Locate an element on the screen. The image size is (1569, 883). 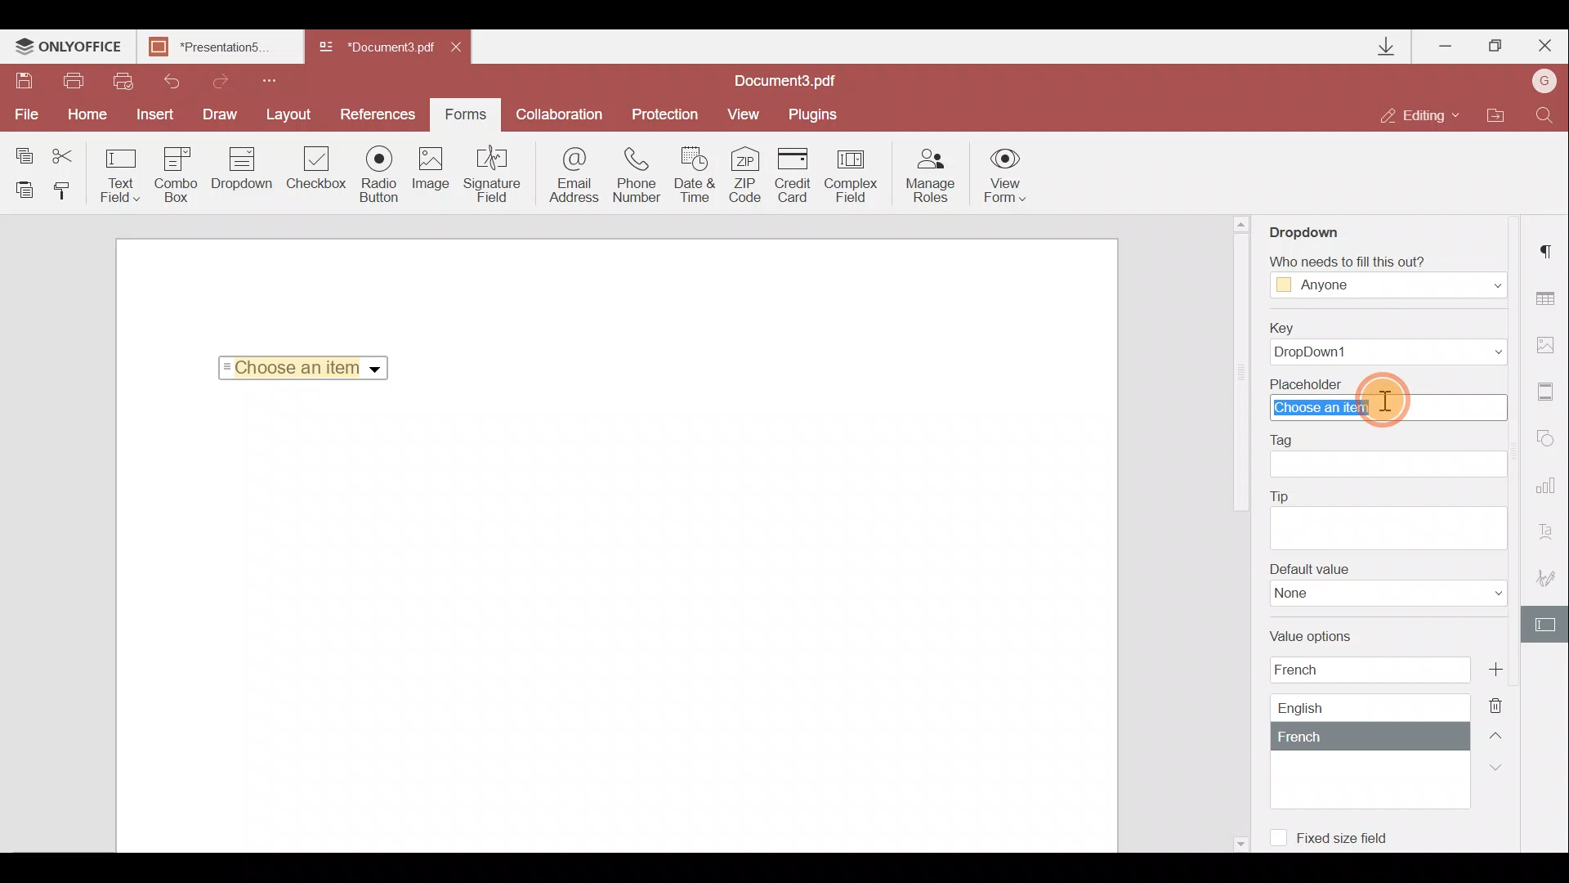
Document3.pdf is located at coordinates (376, 48).